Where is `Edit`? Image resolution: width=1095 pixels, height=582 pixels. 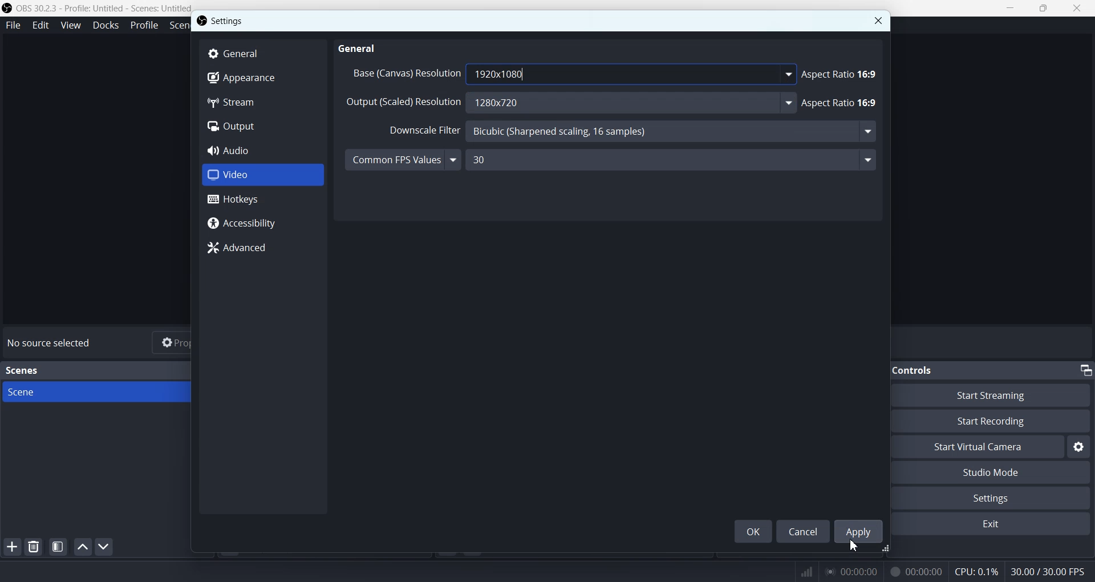 Edit is located at coordinates (40, 25).